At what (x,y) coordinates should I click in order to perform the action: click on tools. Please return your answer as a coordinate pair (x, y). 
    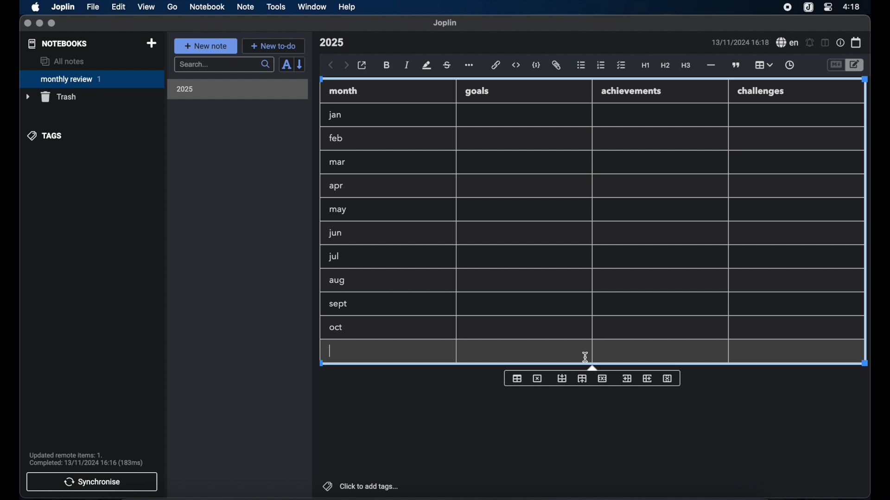
    Looking at the image, I should click on (276, 6).